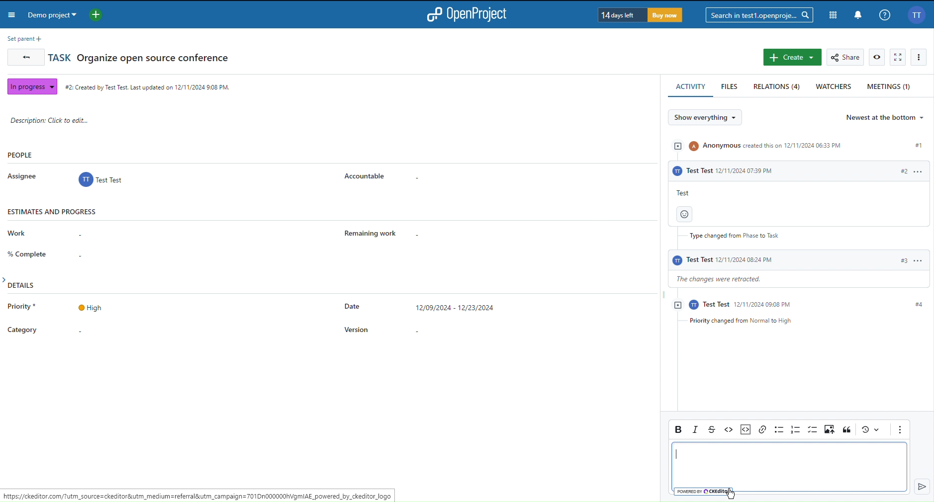 Image resolution: width=934 pixels, height=502 pixels. What do you see at coordinates (900, 430) in the screenshot?
I see `More` at bounding box center [900, 430].